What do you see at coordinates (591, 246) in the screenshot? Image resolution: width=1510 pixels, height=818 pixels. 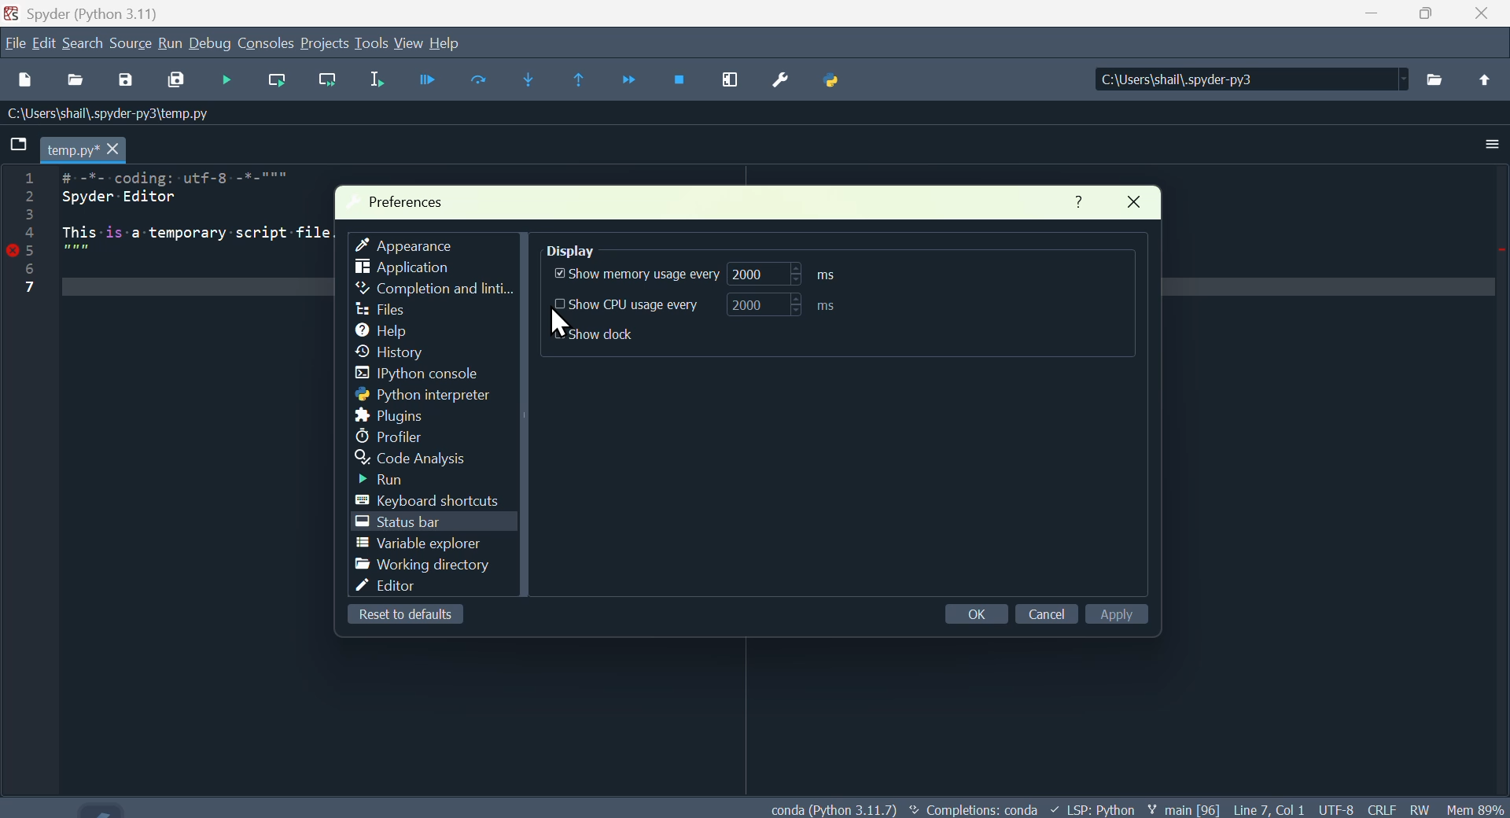 I see `Display` at bounding box center [591, 246].